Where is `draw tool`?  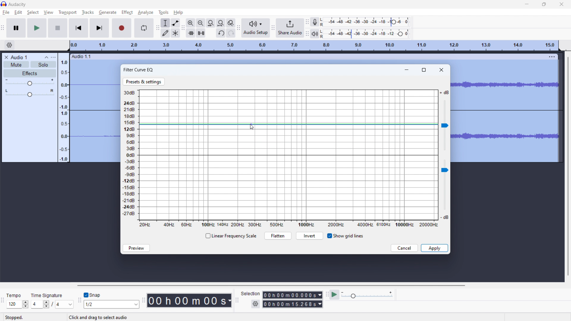 draw tool is located at coordinates (165, 33).